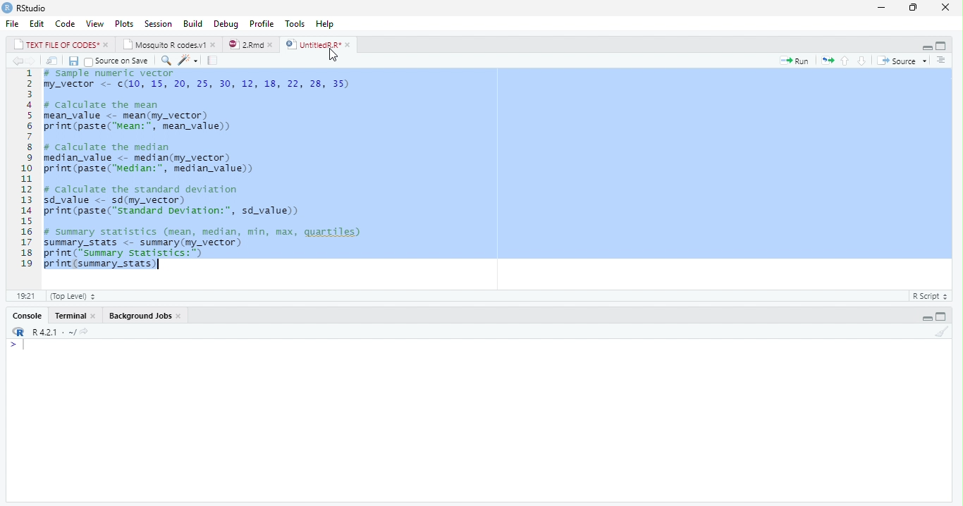 This screenshot has height=506, width=963. What do you see at coordinates (193, 25) in the screenshot?
I see `build` at bounding box center [193, 25].